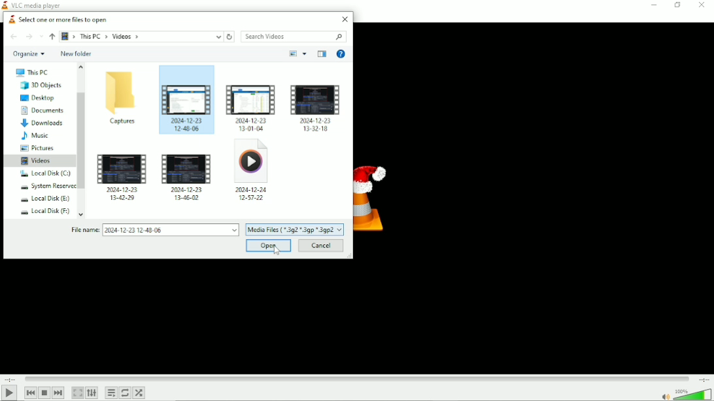 This screenshot has height=401, width=714. Describe the element at coordinates (321, 54) in the screenshot. I see `show Previous pane` at that location.